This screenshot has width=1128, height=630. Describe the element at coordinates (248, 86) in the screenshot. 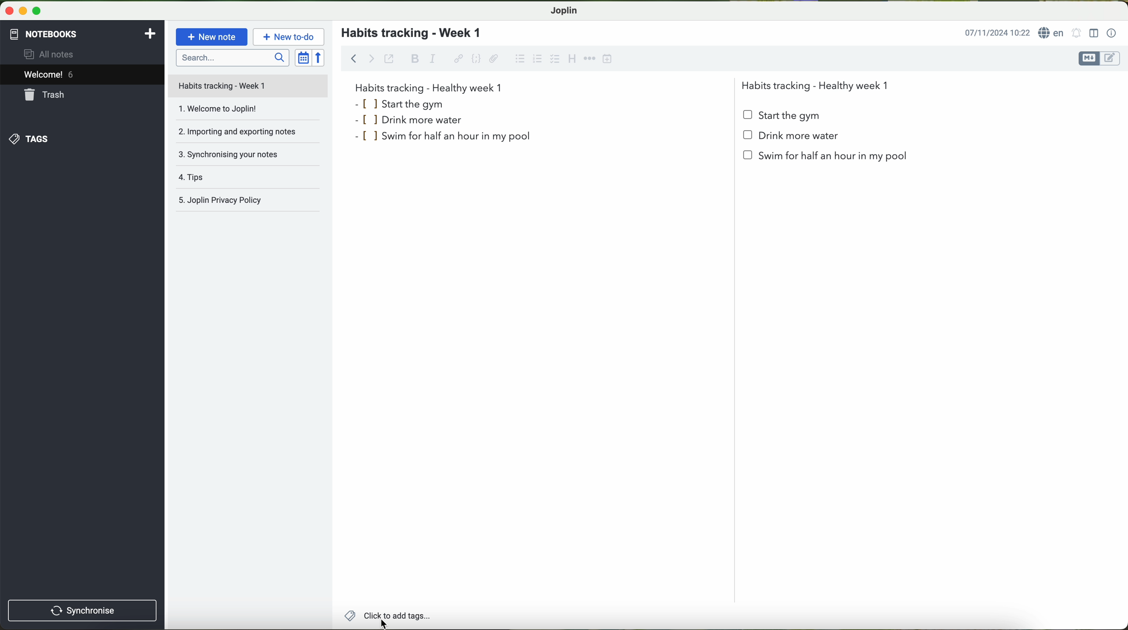

I see `file title` at that location.